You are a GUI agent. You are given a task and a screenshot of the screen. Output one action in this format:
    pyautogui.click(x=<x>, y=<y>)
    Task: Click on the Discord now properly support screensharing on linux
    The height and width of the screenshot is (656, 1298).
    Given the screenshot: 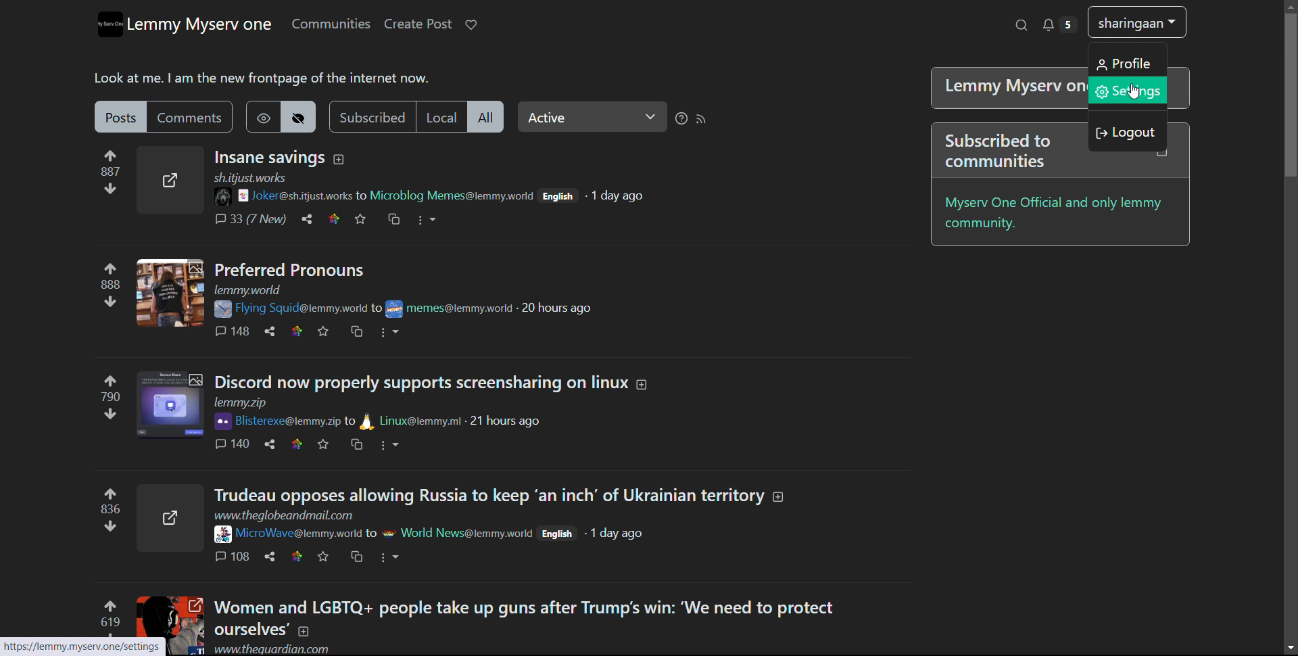 What is the action you would take?
    pyautogui.click(x=420, y=383)
    